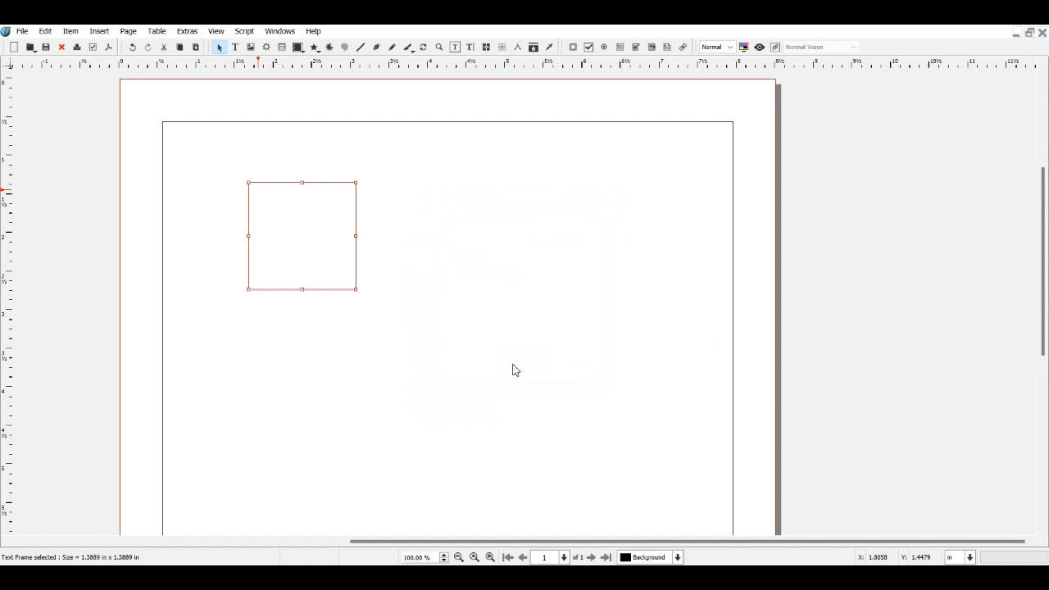 This screenshot has height=590, width=1049. Describe the element at coordinates (109, 48) in the screenshot. I see `Save as PDF` at that location.